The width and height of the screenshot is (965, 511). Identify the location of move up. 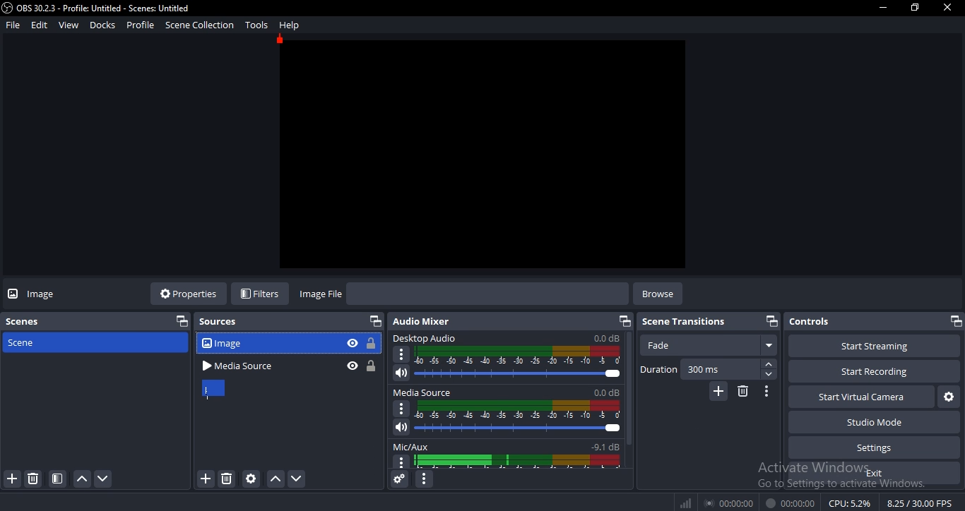
(79, 480).